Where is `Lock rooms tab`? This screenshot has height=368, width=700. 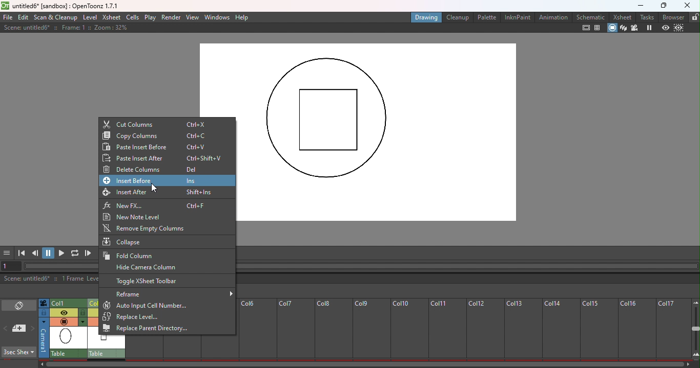
Lock rooms tab is located at coordinates (693, 17).